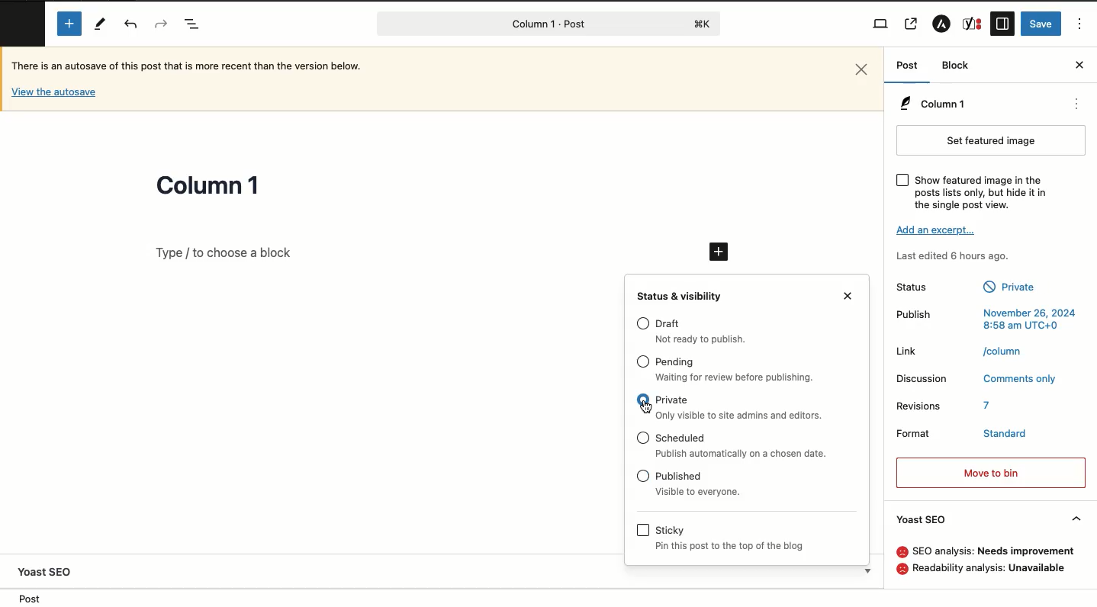  What do you see at coordinates (989, 520) in the screenshot?
I see `Yoast SEO` at bounding box center [989, 520].